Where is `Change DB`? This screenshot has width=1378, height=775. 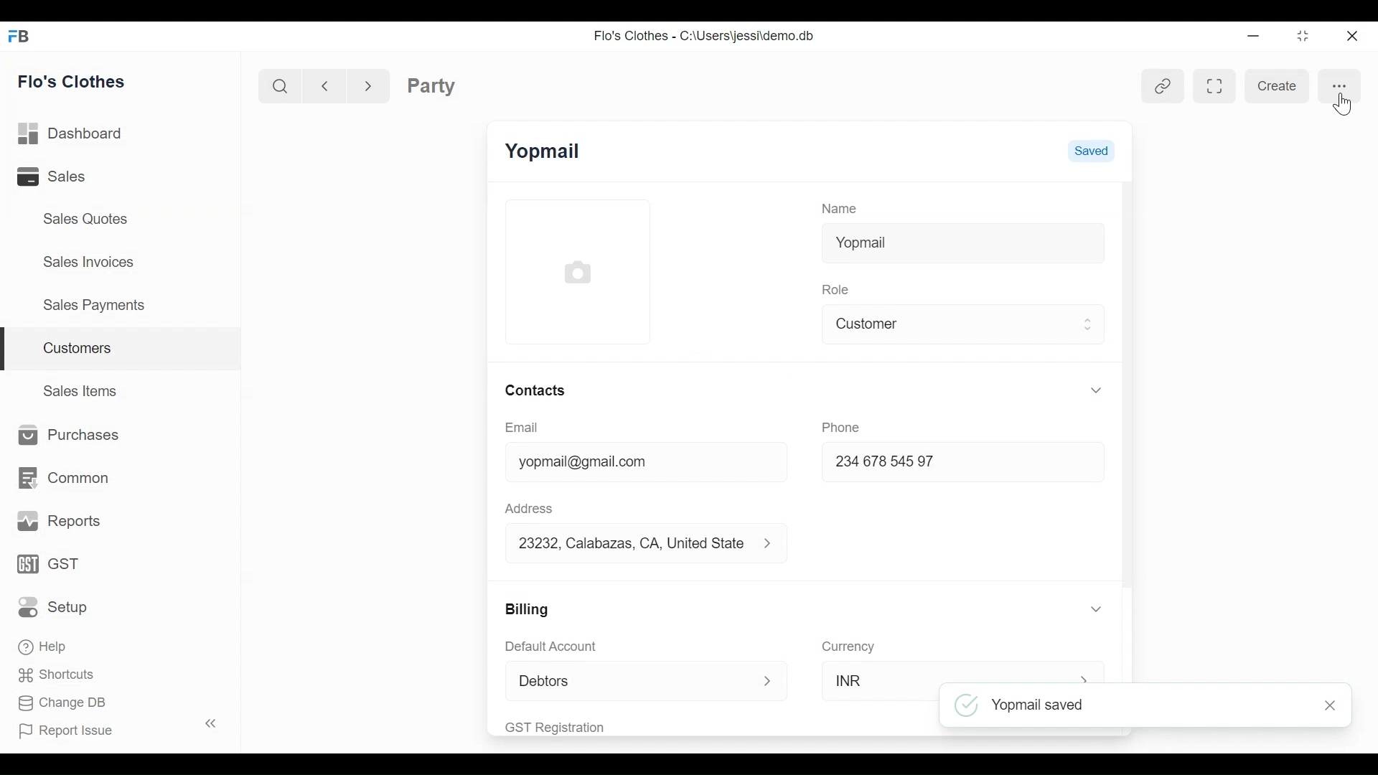
Change DB is located at coordinates (63, 705).